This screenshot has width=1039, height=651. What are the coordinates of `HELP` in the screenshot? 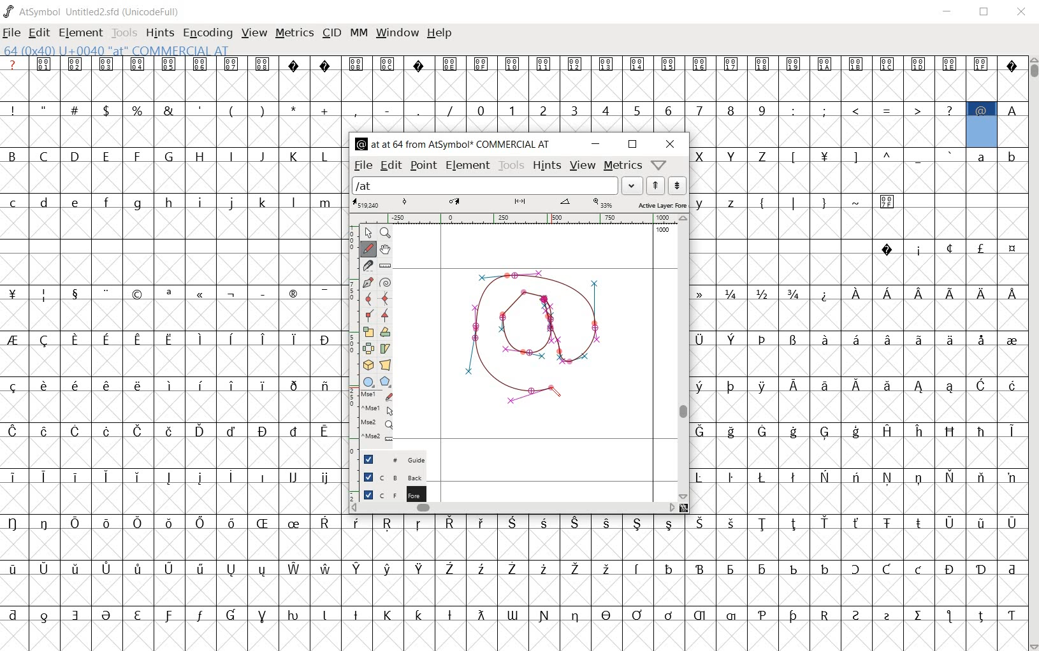 It's located at (440, 34).